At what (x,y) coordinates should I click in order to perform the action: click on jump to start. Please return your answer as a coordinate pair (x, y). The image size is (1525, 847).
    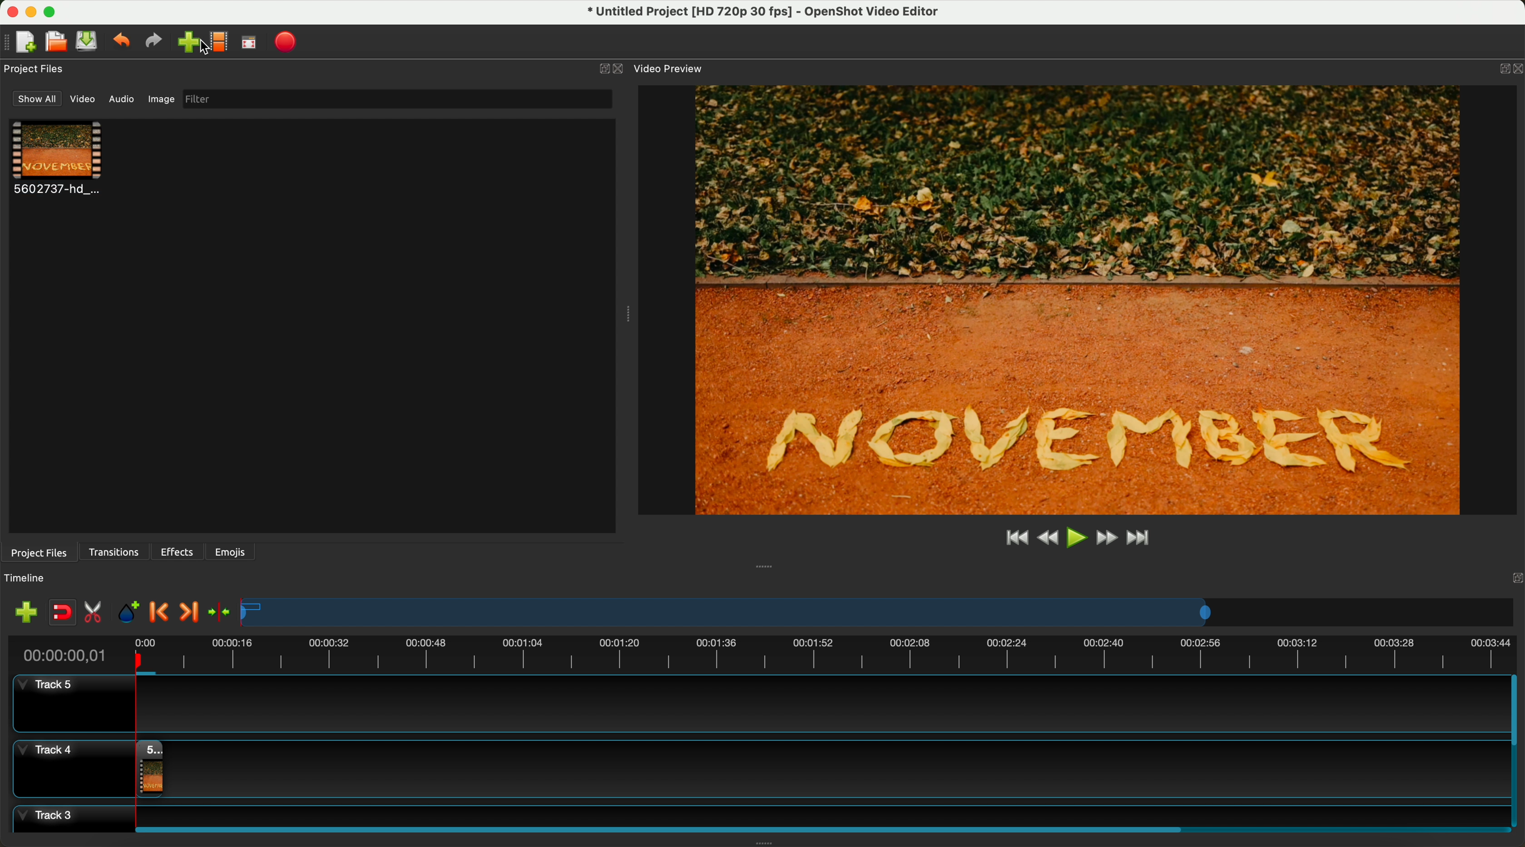
    Looking at the image, I should click on (1017, 539).